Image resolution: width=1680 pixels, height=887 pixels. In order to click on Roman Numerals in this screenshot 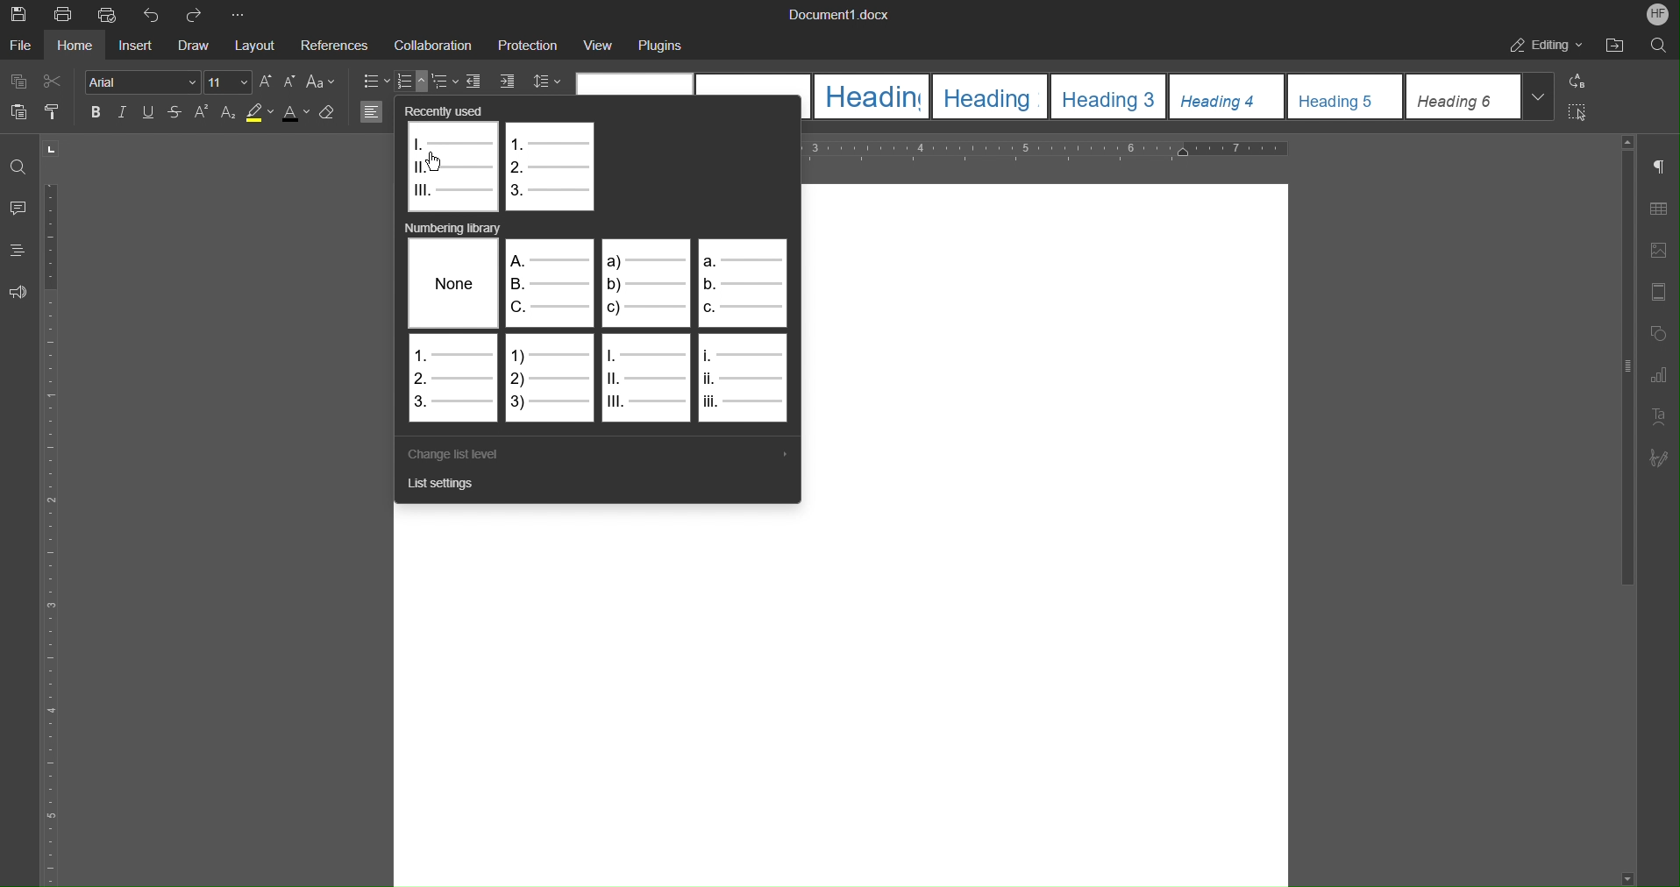, I will do `click(455, 167)`.